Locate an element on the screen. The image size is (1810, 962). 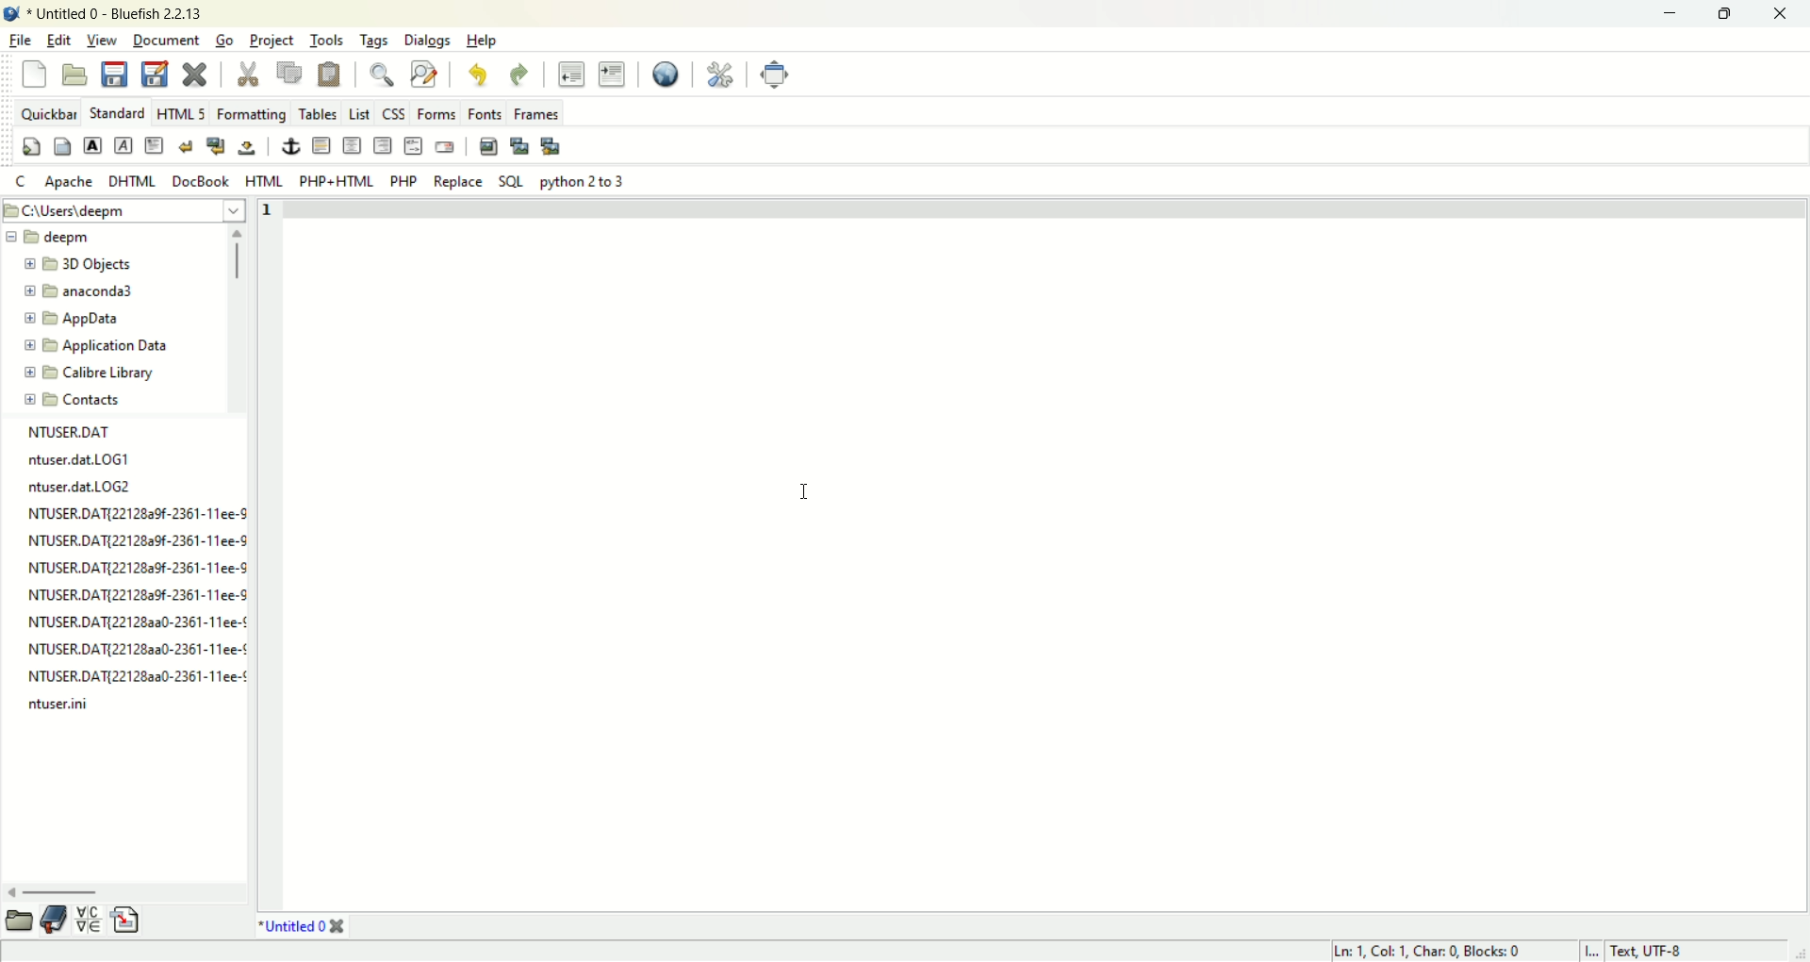
undo is located at coordinates (477, 75).